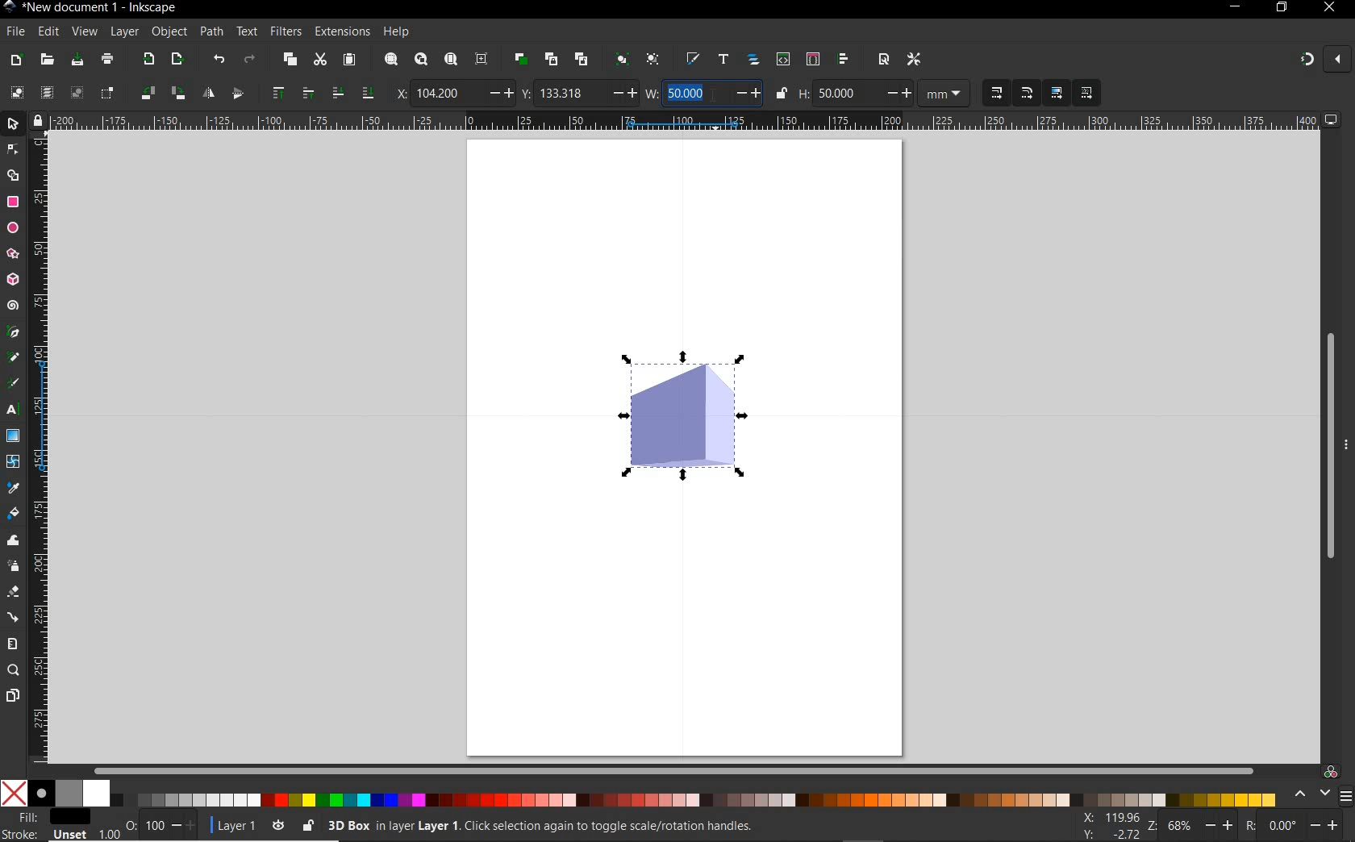 This screenshot has width=1355, height=842. What do you see at coordinates (694, 93) in the screenshot?
I see `50` at bounding box center [694, 93].